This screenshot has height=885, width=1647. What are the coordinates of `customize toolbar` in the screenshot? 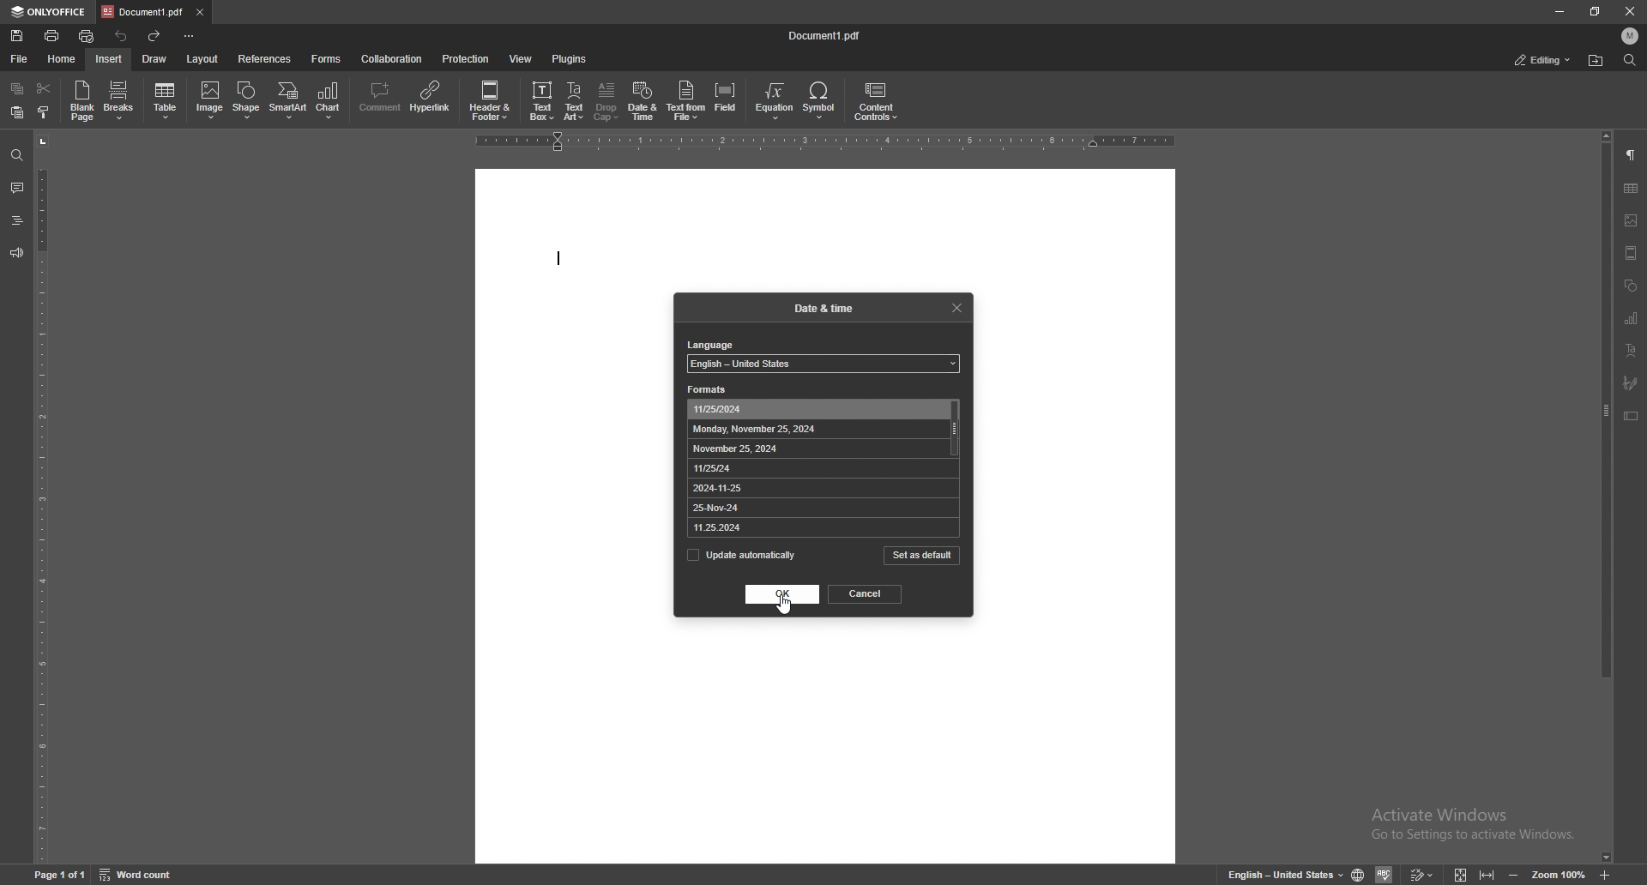 It's located at (189, 37).